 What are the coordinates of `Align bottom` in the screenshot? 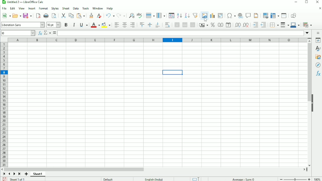 It's located at (157, 25).